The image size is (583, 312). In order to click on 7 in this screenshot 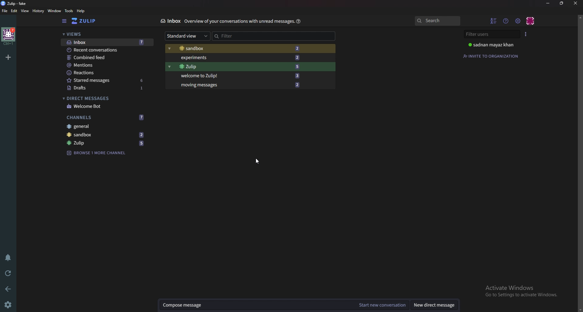, I will do `click(141, 117)`.